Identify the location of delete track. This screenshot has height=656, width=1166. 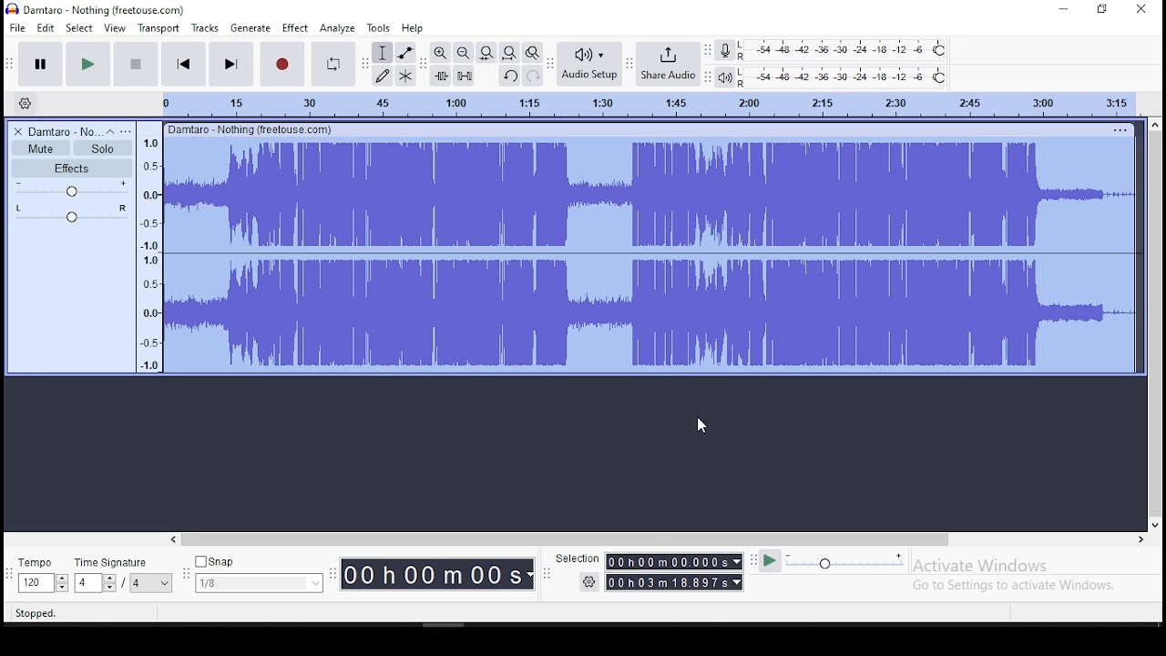
(15, 131).